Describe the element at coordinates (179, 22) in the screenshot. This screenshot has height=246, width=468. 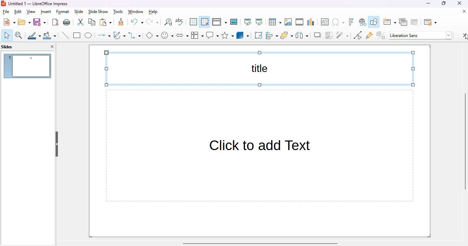
I see `check spelling` at that location.